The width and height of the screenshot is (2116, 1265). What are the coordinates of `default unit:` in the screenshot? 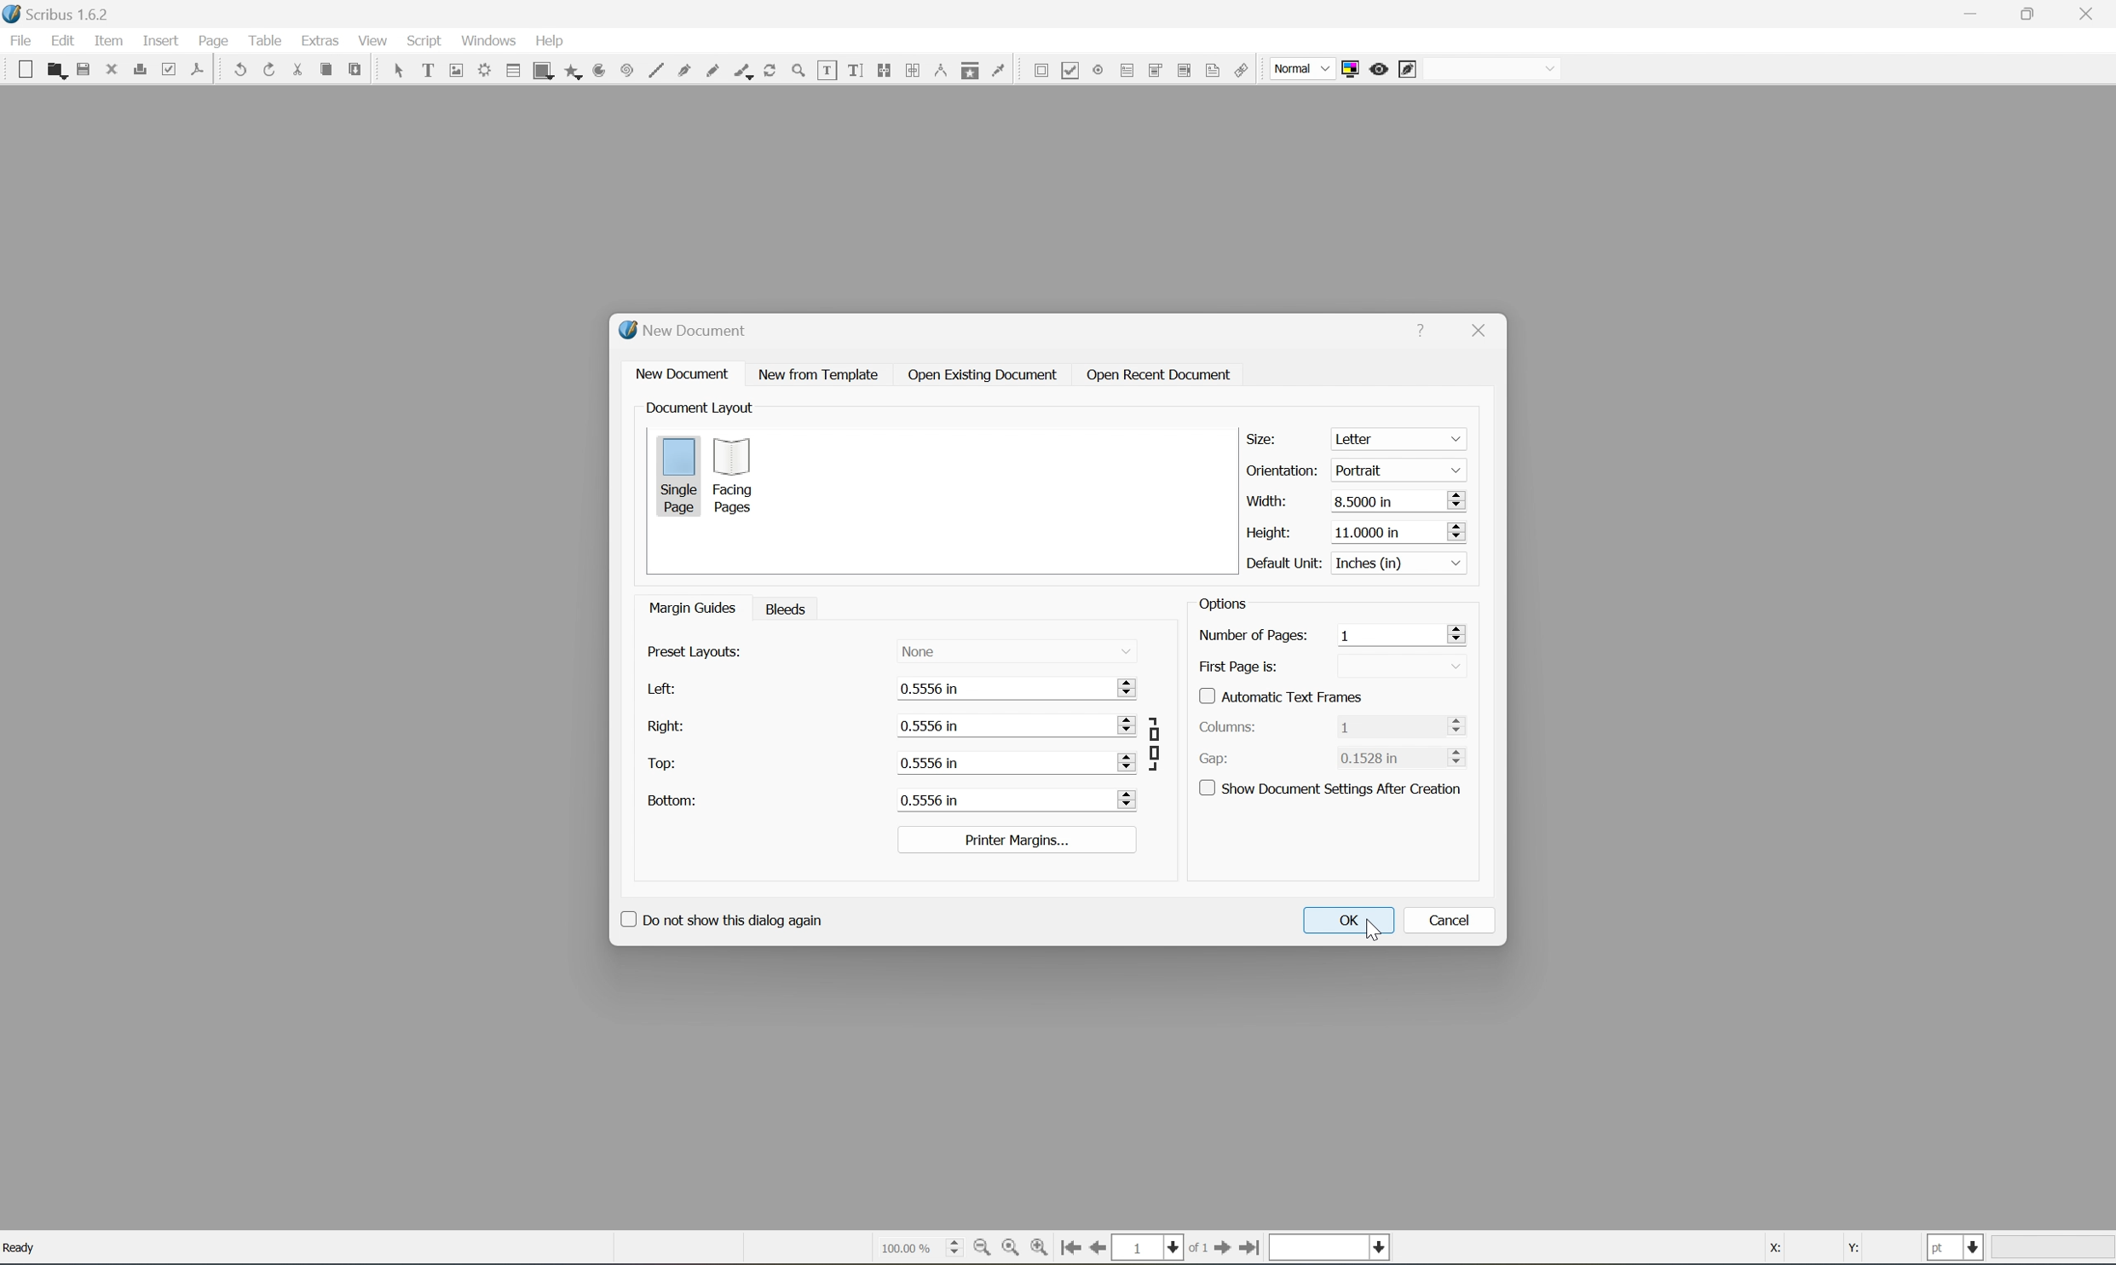 It's located at (1284, 562).